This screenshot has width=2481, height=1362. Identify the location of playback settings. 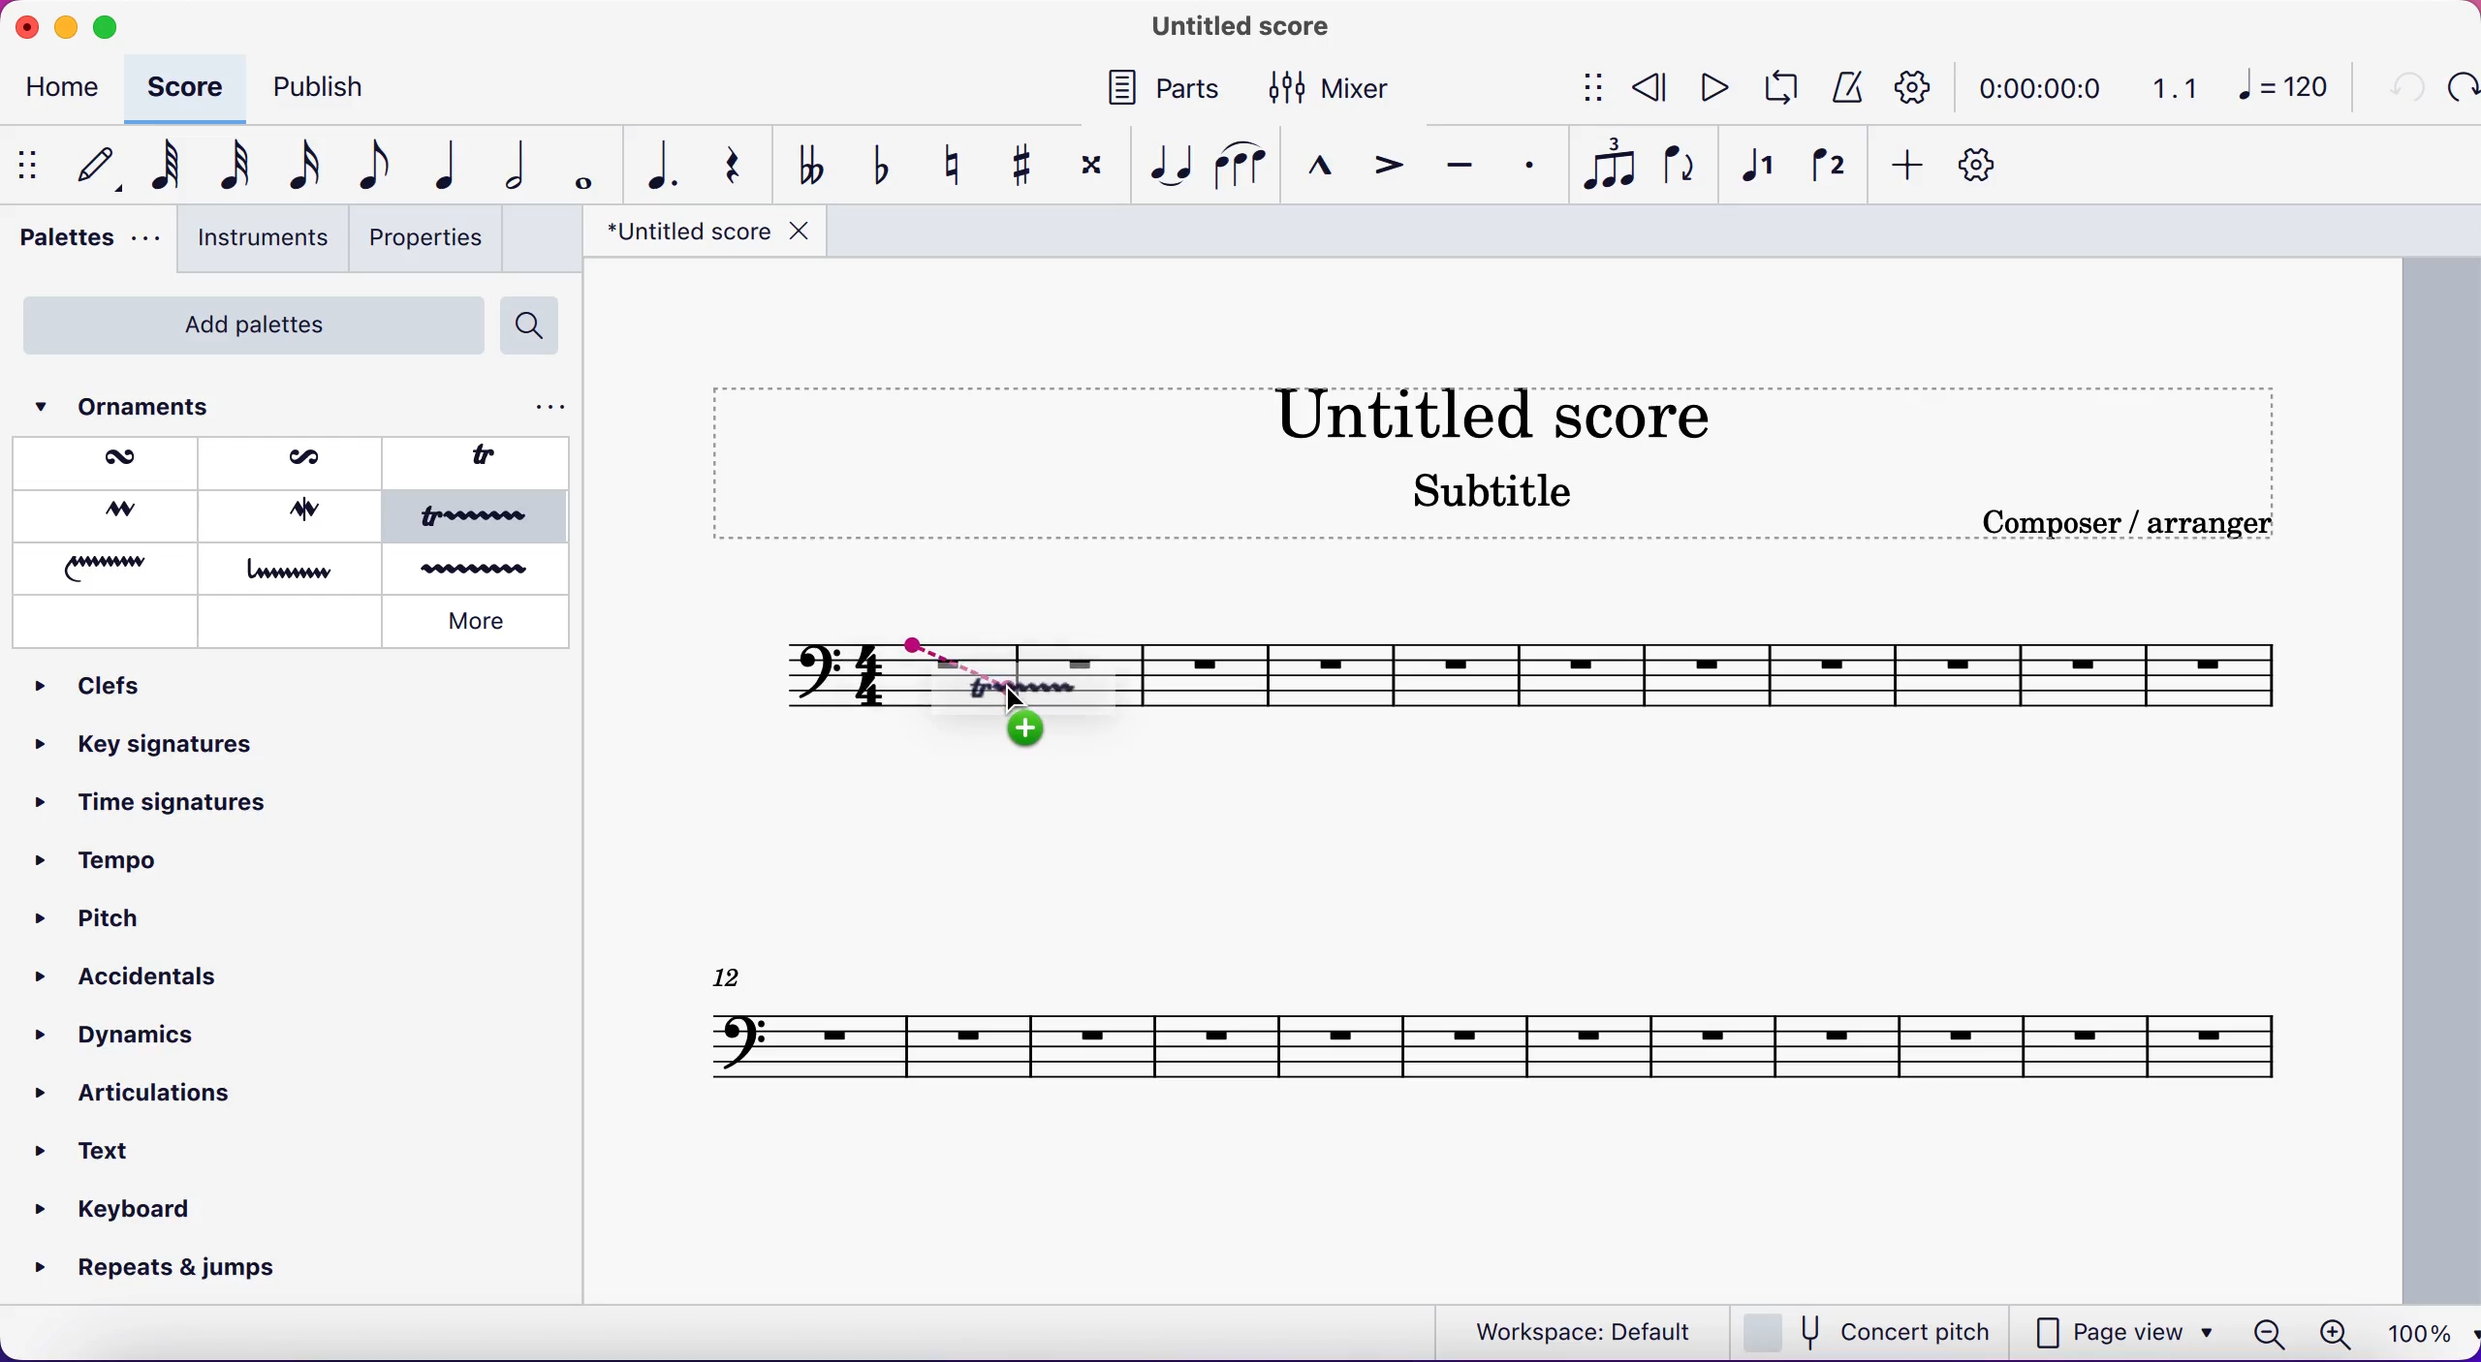
(1921, 86).